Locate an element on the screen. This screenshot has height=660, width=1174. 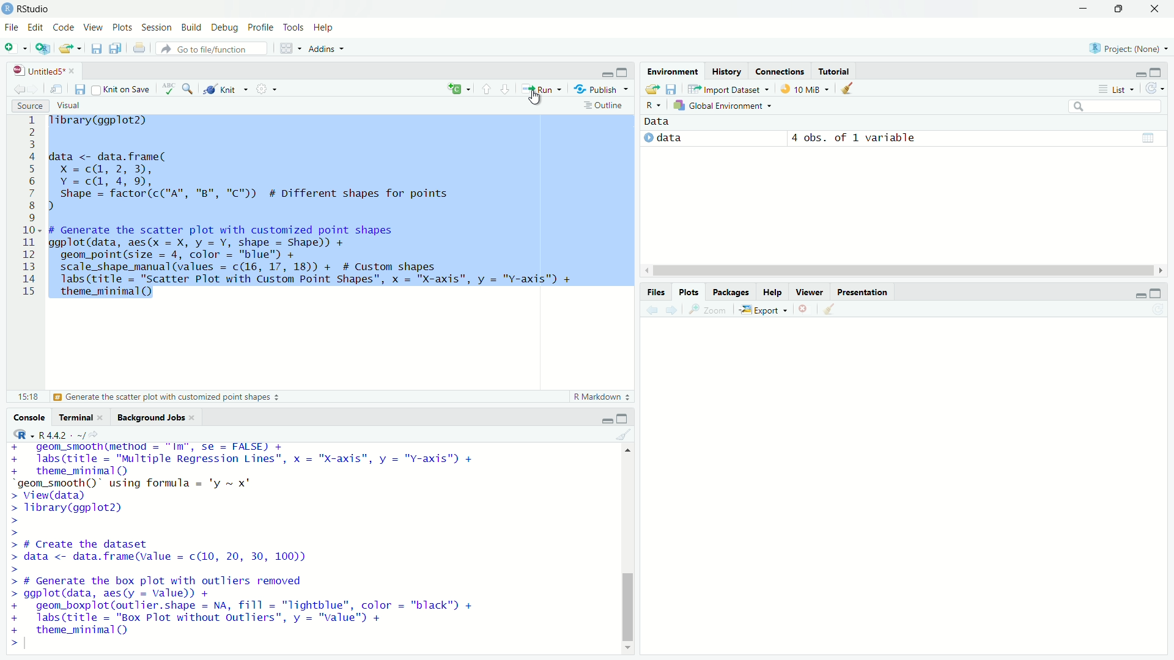
search bar is located at coordinates (1116, 107).